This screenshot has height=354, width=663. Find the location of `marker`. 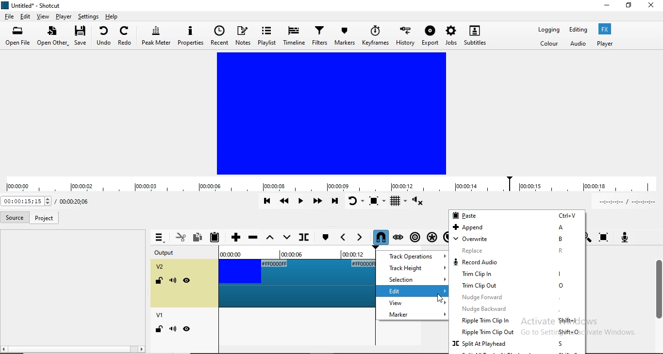

marker is located at coordinates (411, 316).